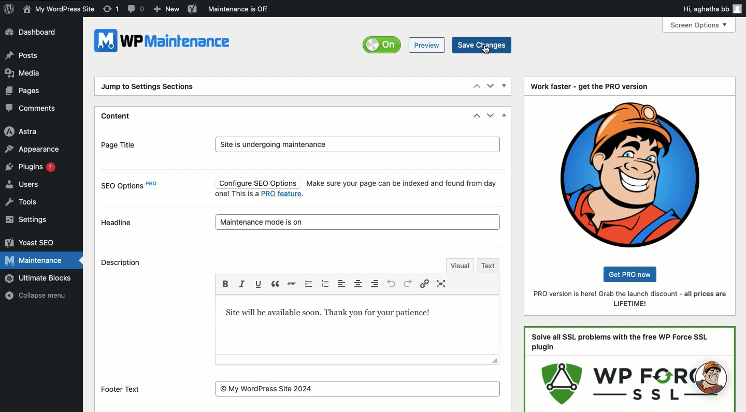  Describe the element at coordinates (633, 274) in the screenshot. I see `get pro now` at that location.